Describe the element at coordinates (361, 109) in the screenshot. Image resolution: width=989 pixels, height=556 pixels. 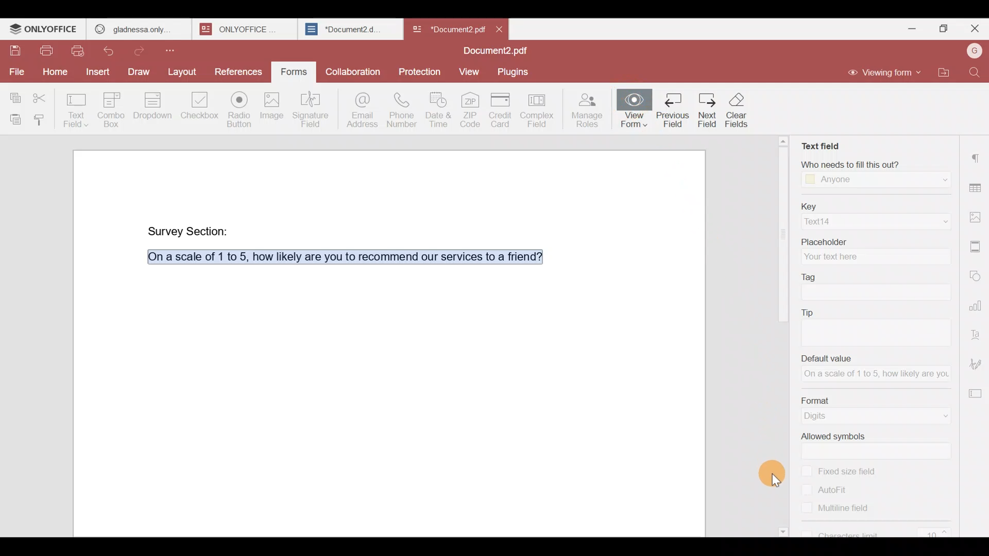
I see `Email address` at that location.